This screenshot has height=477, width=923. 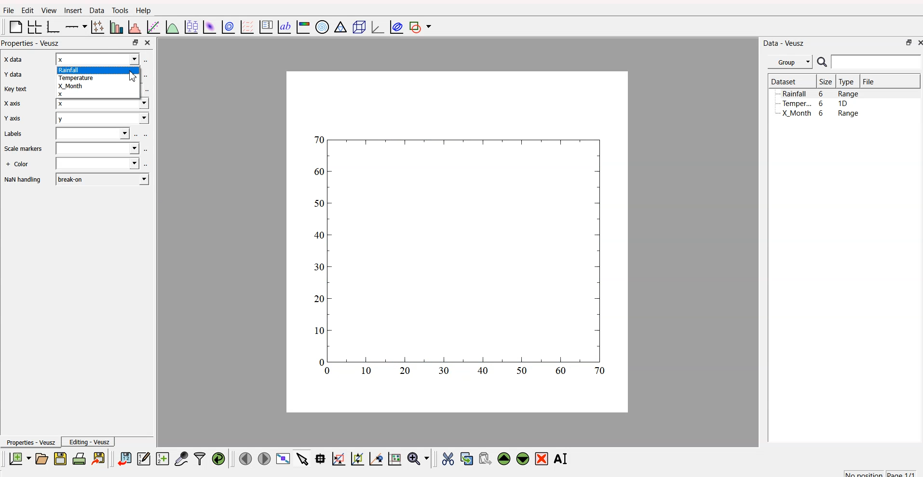 What do you see at coordinates (153, 27) in the screenshot?
I see `fit function to data` at bounding box center [153, 27].